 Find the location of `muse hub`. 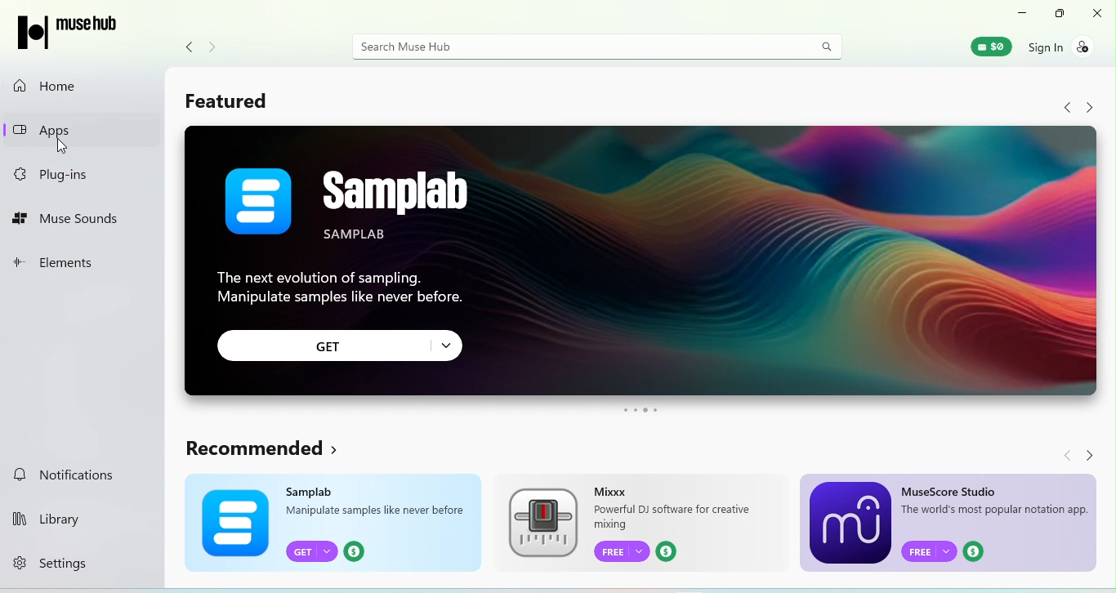

muse hub is located at coordinates (75, 32).